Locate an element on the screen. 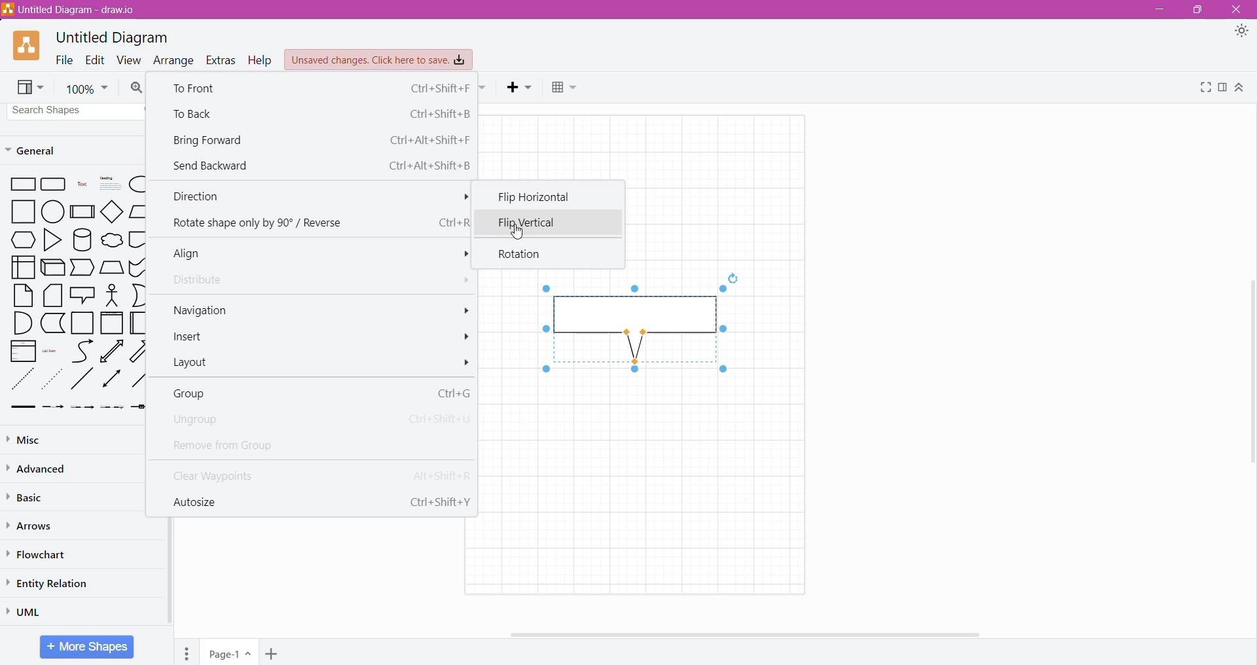 This screenshot has width=1257, height=665. Dashed Arrow is located at coordinates (53, 408).